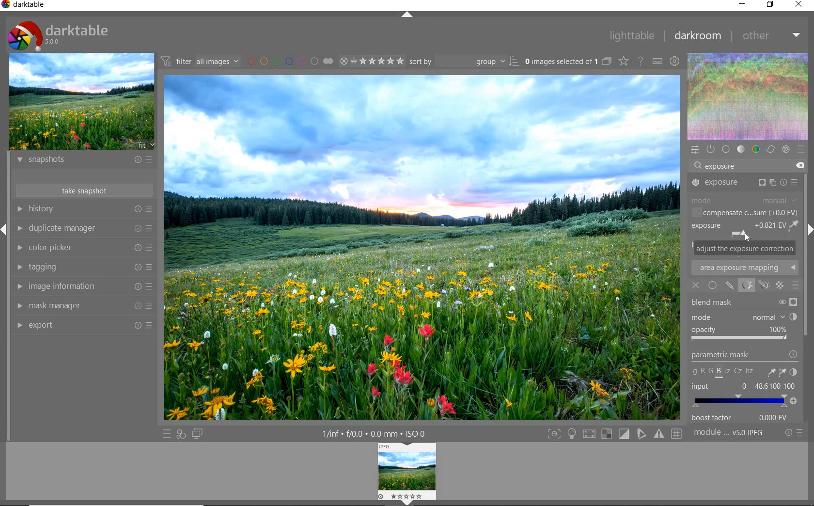 This screenshot has width=814, height=506. Describe the element at coordinates (464, 62) in the screenshot. I see `sort` at that location.